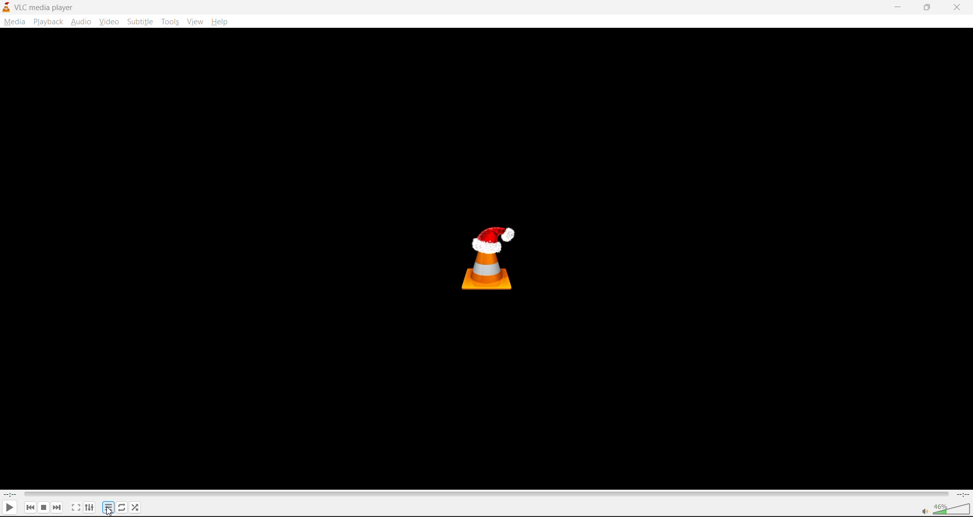  What do you see at coordinates (15, 21) in the screenshot?
I see `media` at bounding box center [15, 21].